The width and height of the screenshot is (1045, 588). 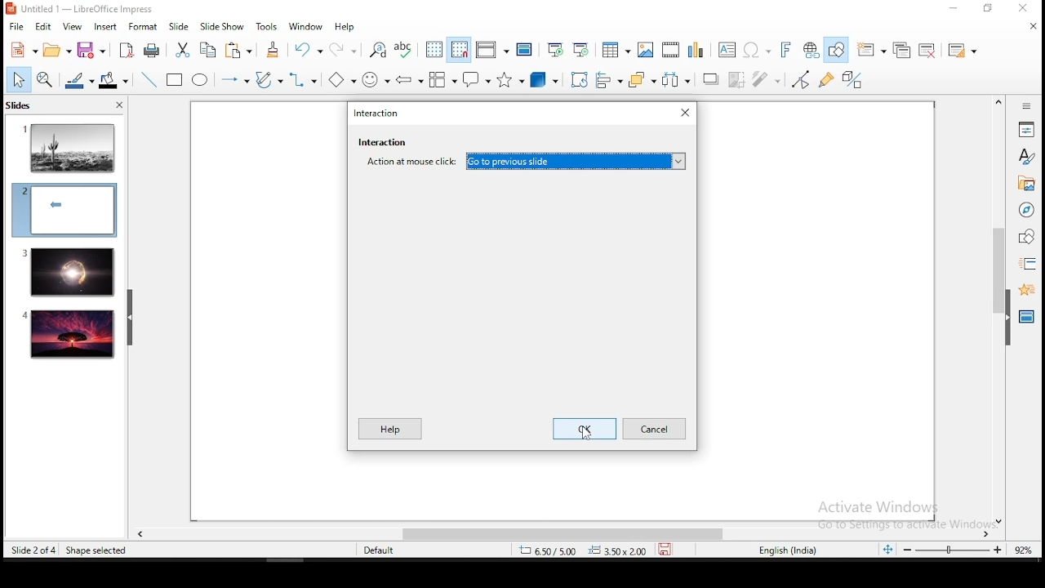 What do you see at coordinates (989, 9) in the screenshot?
I see `restore` at bounding box center [989, 9].